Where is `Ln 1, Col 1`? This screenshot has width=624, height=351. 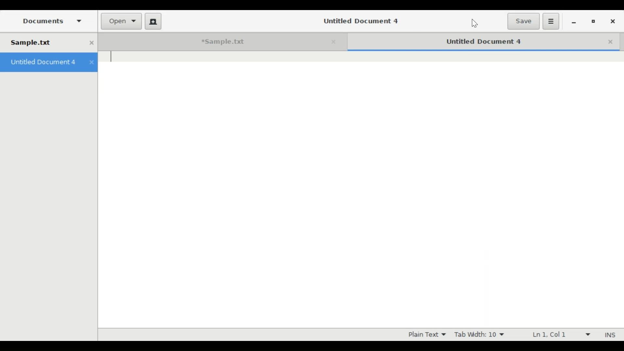 Ln 1, Col 1 is located at coordinates (560, 333).